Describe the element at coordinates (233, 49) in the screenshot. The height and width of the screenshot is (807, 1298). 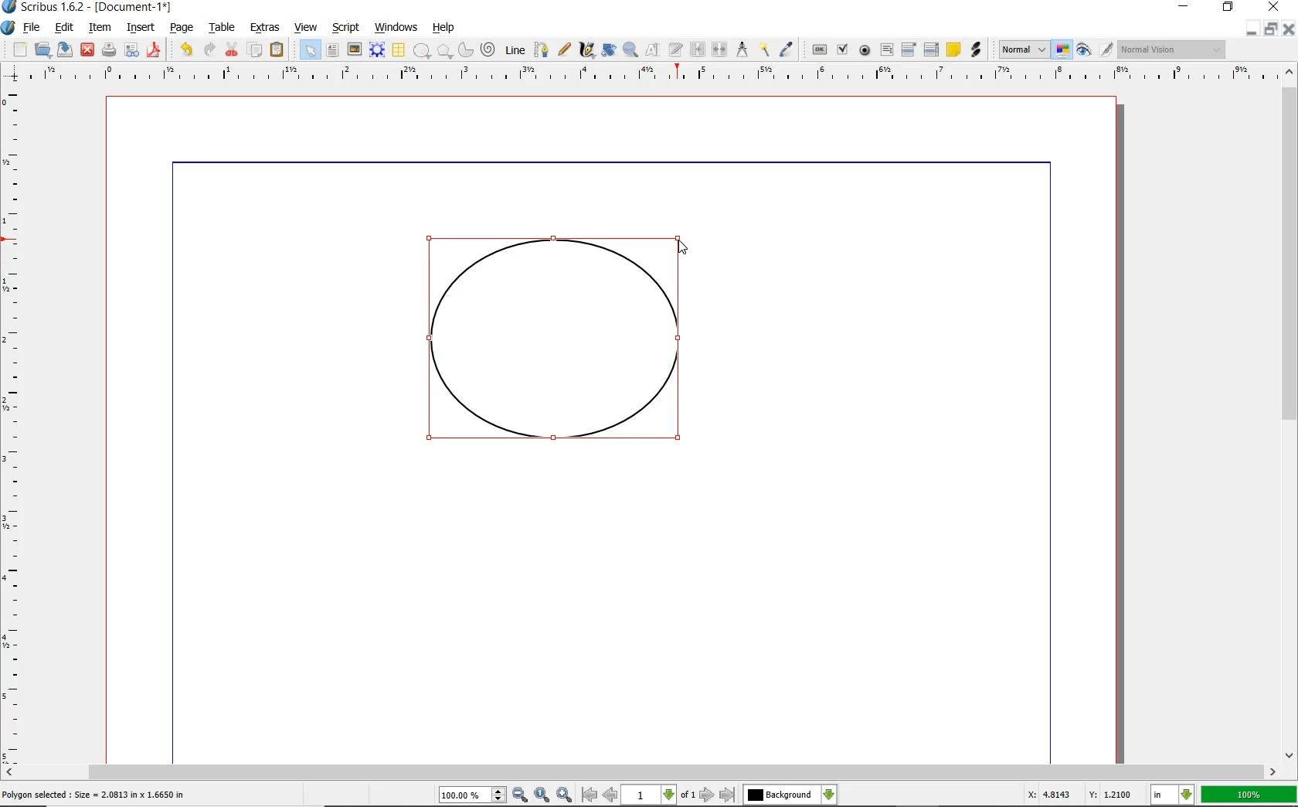
I see `CUT` at that location.